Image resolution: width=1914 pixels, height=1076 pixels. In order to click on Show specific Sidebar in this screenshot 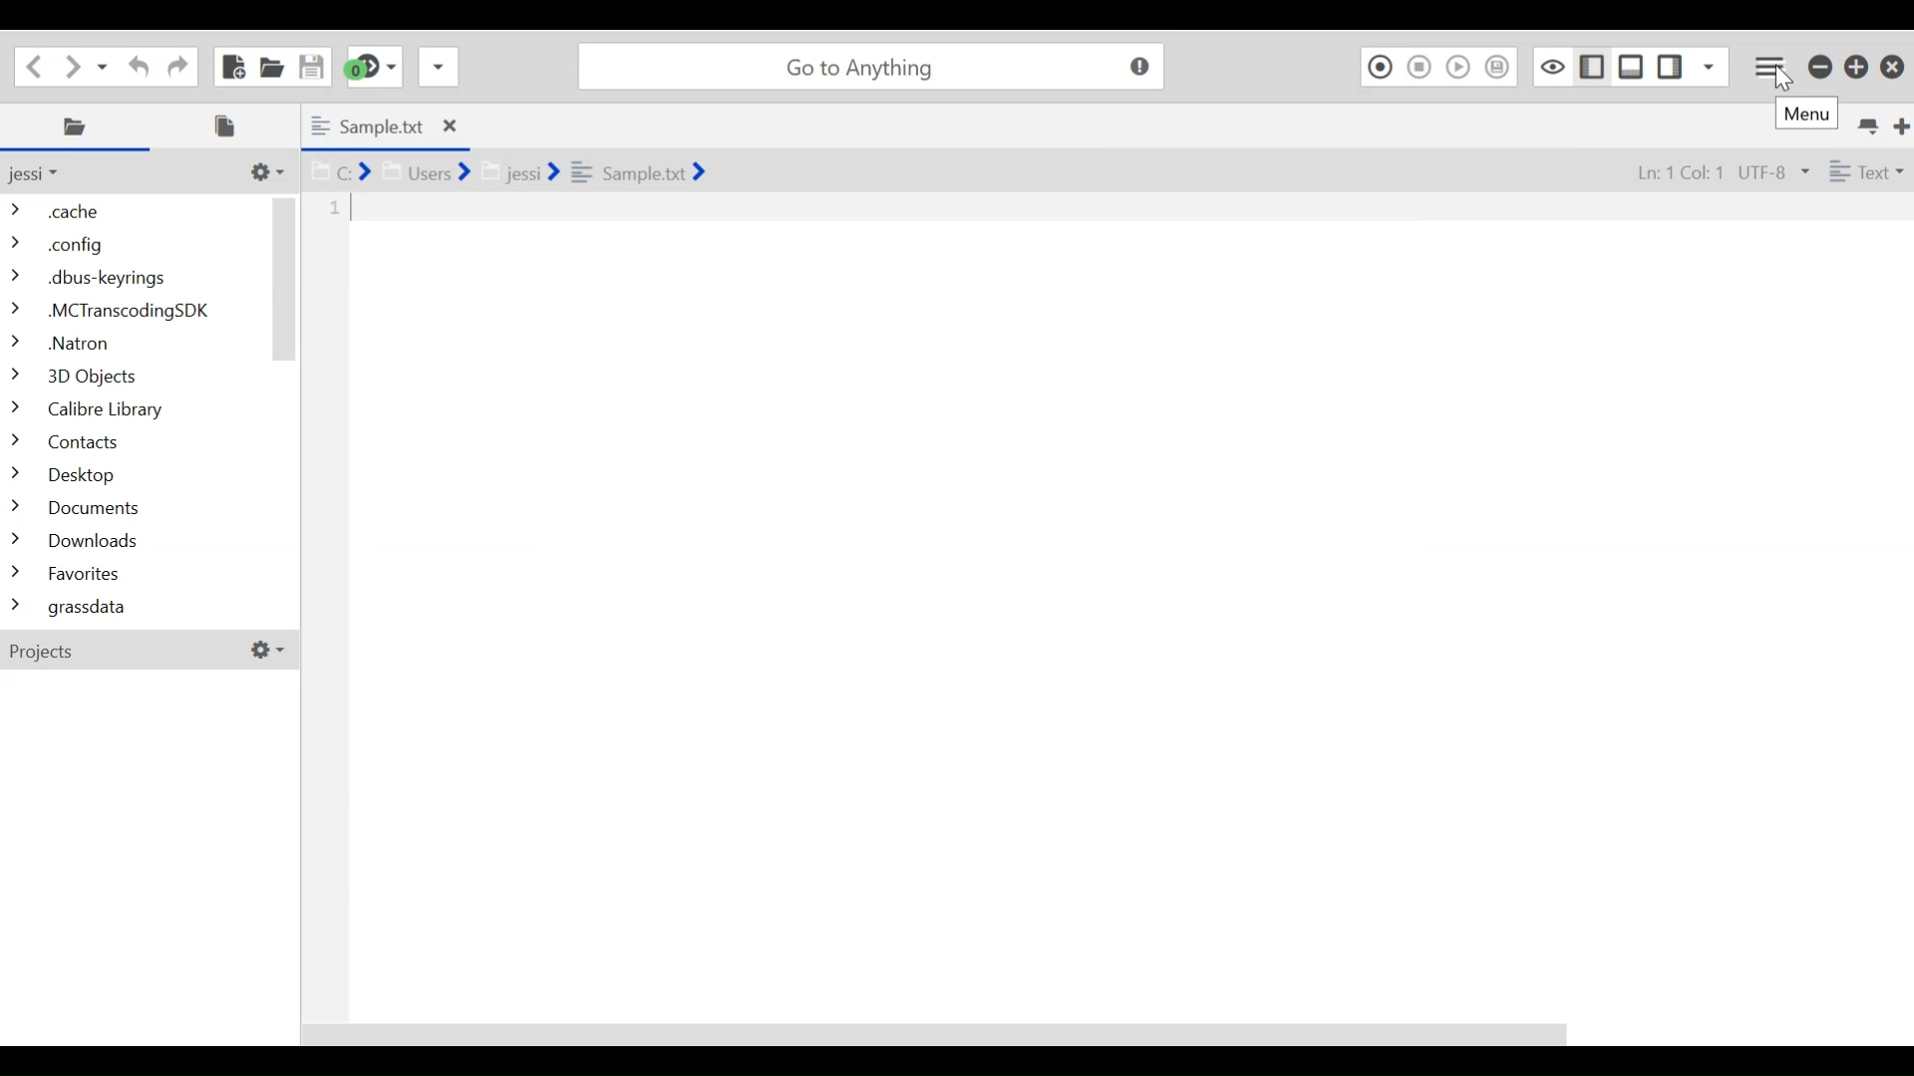, I will do `click(1710, 66)`.